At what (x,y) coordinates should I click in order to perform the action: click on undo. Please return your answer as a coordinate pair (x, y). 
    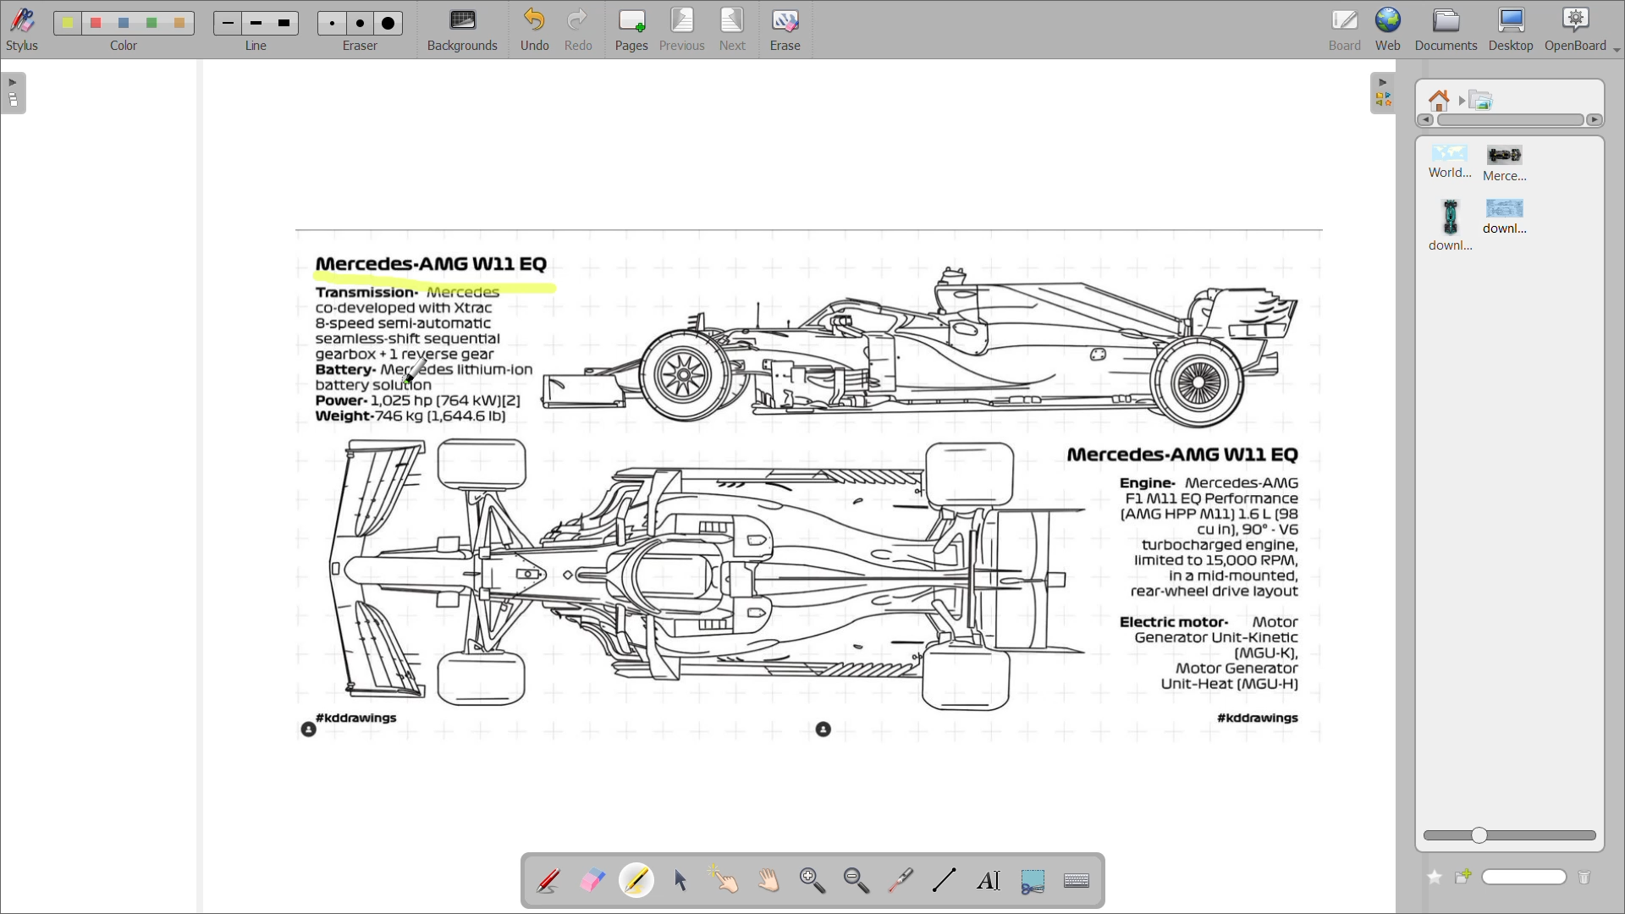
    Looking at the image, I should click on (533, 30).